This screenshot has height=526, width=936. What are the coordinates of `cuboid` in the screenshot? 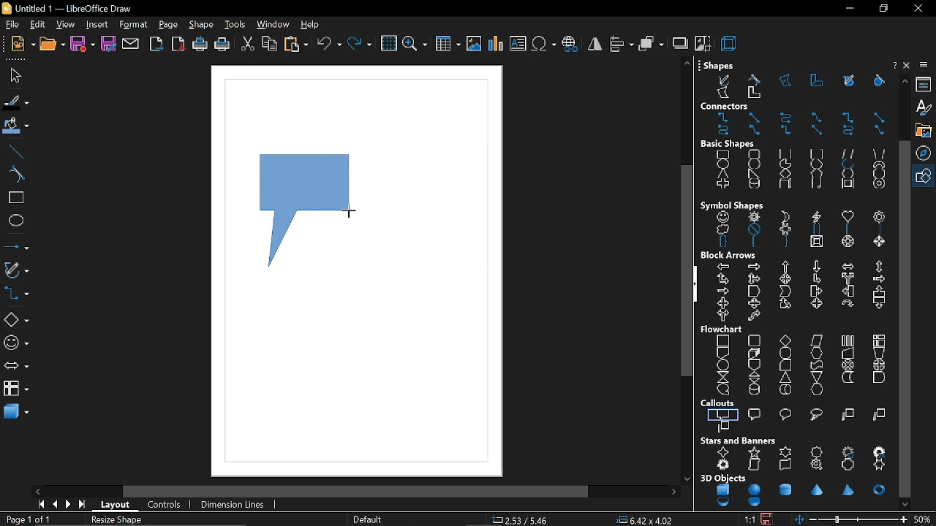 It's located at (785, 186).